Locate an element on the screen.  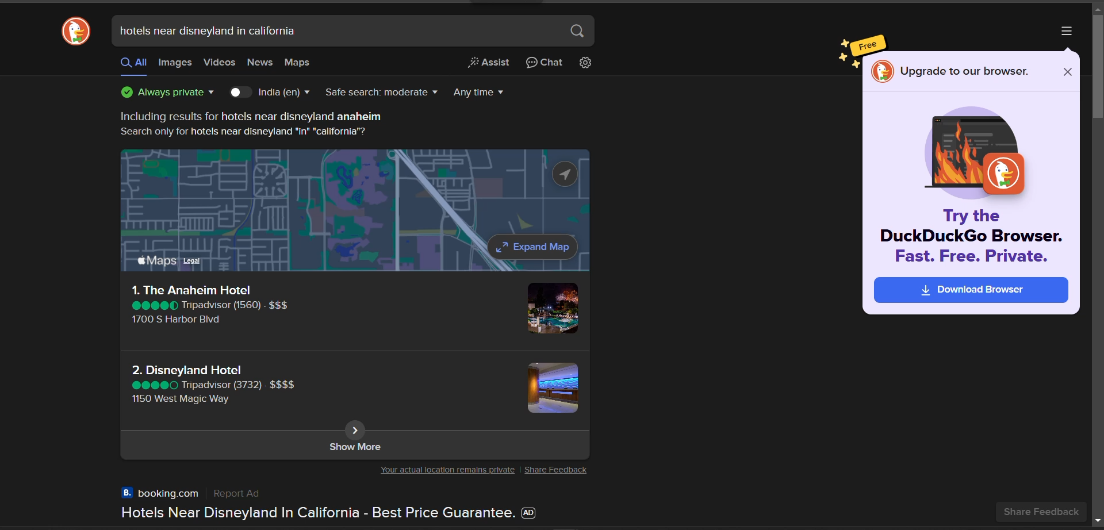
image is located at coordinates (978, 155).